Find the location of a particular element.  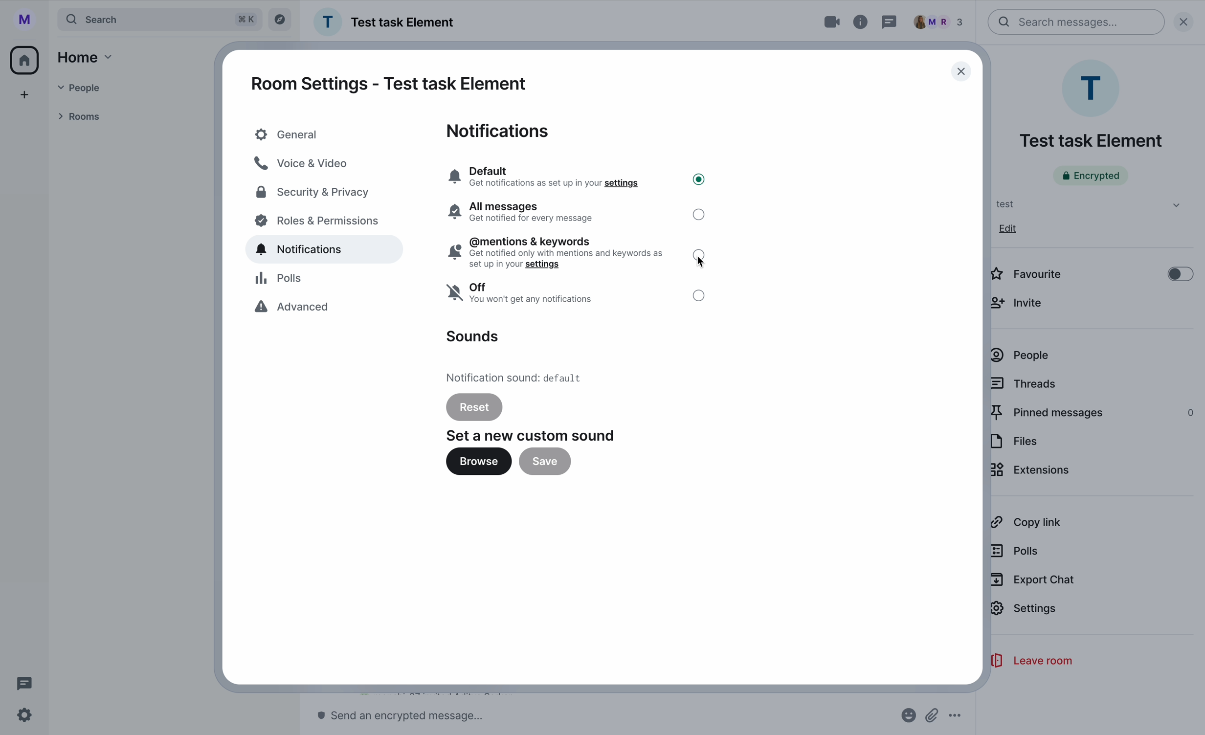

profile is located at coordinates (22, 18).